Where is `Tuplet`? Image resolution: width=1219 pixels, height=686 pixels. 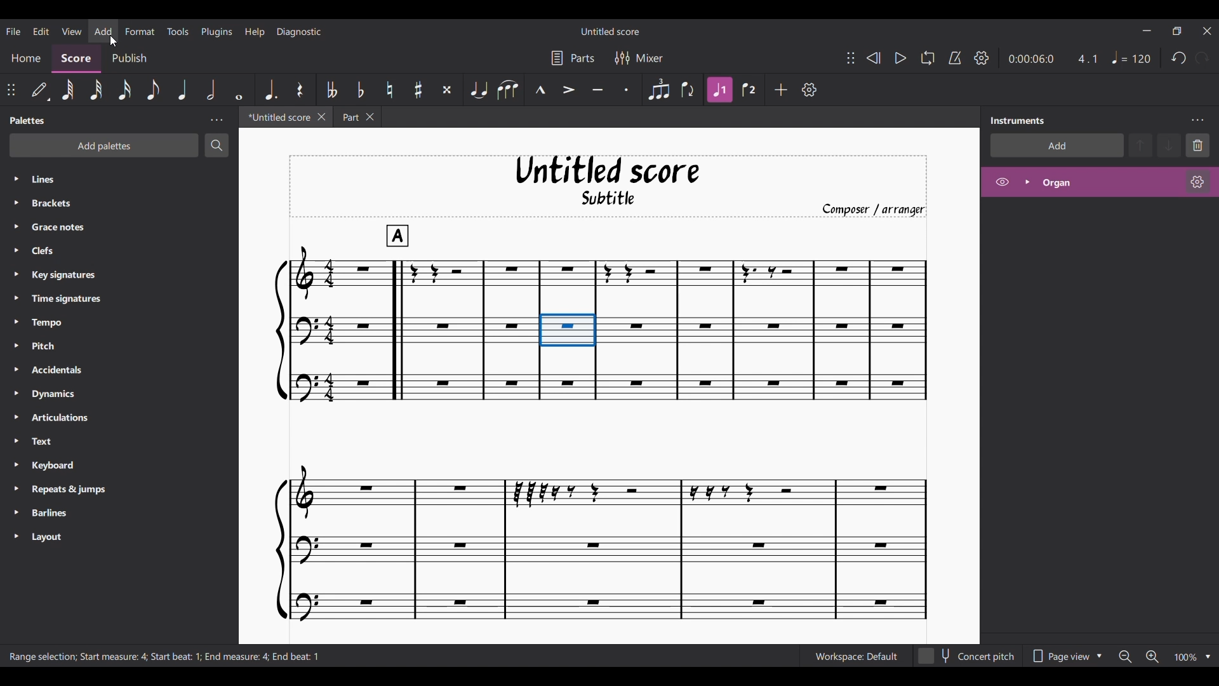 Tuplet is located at coordinates (659, 90).